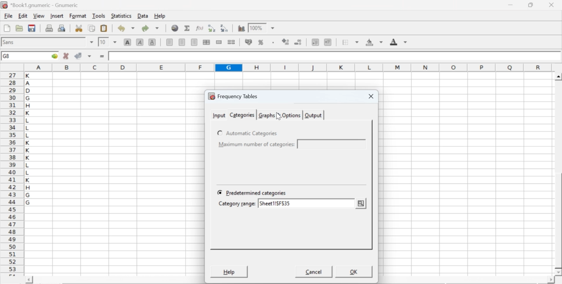 The height and width of the screenshot is (284, 562). I want to click on Predetermined categories, so click(255, 192).